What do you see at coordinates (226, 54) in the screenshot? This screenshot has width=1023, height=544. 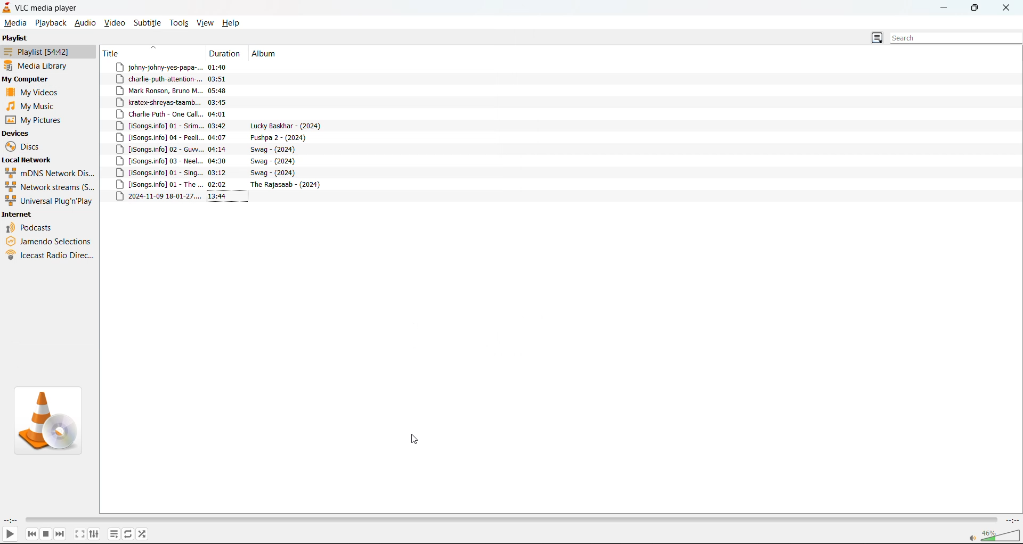 I see `duration` at bounding box center [226, 54].